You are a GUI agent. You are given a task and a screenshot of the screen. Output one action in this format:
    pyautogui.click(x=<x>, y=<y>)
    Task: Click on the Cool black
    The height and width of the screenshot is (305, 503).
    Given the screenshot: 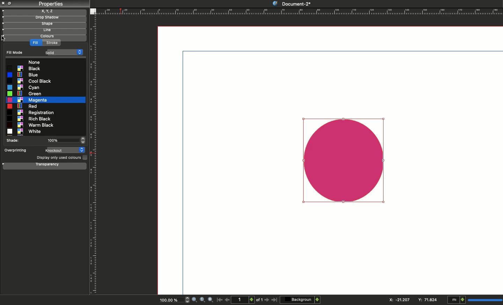 What is the action you would take?
    pyautogui.click(x=30, y=81)
    